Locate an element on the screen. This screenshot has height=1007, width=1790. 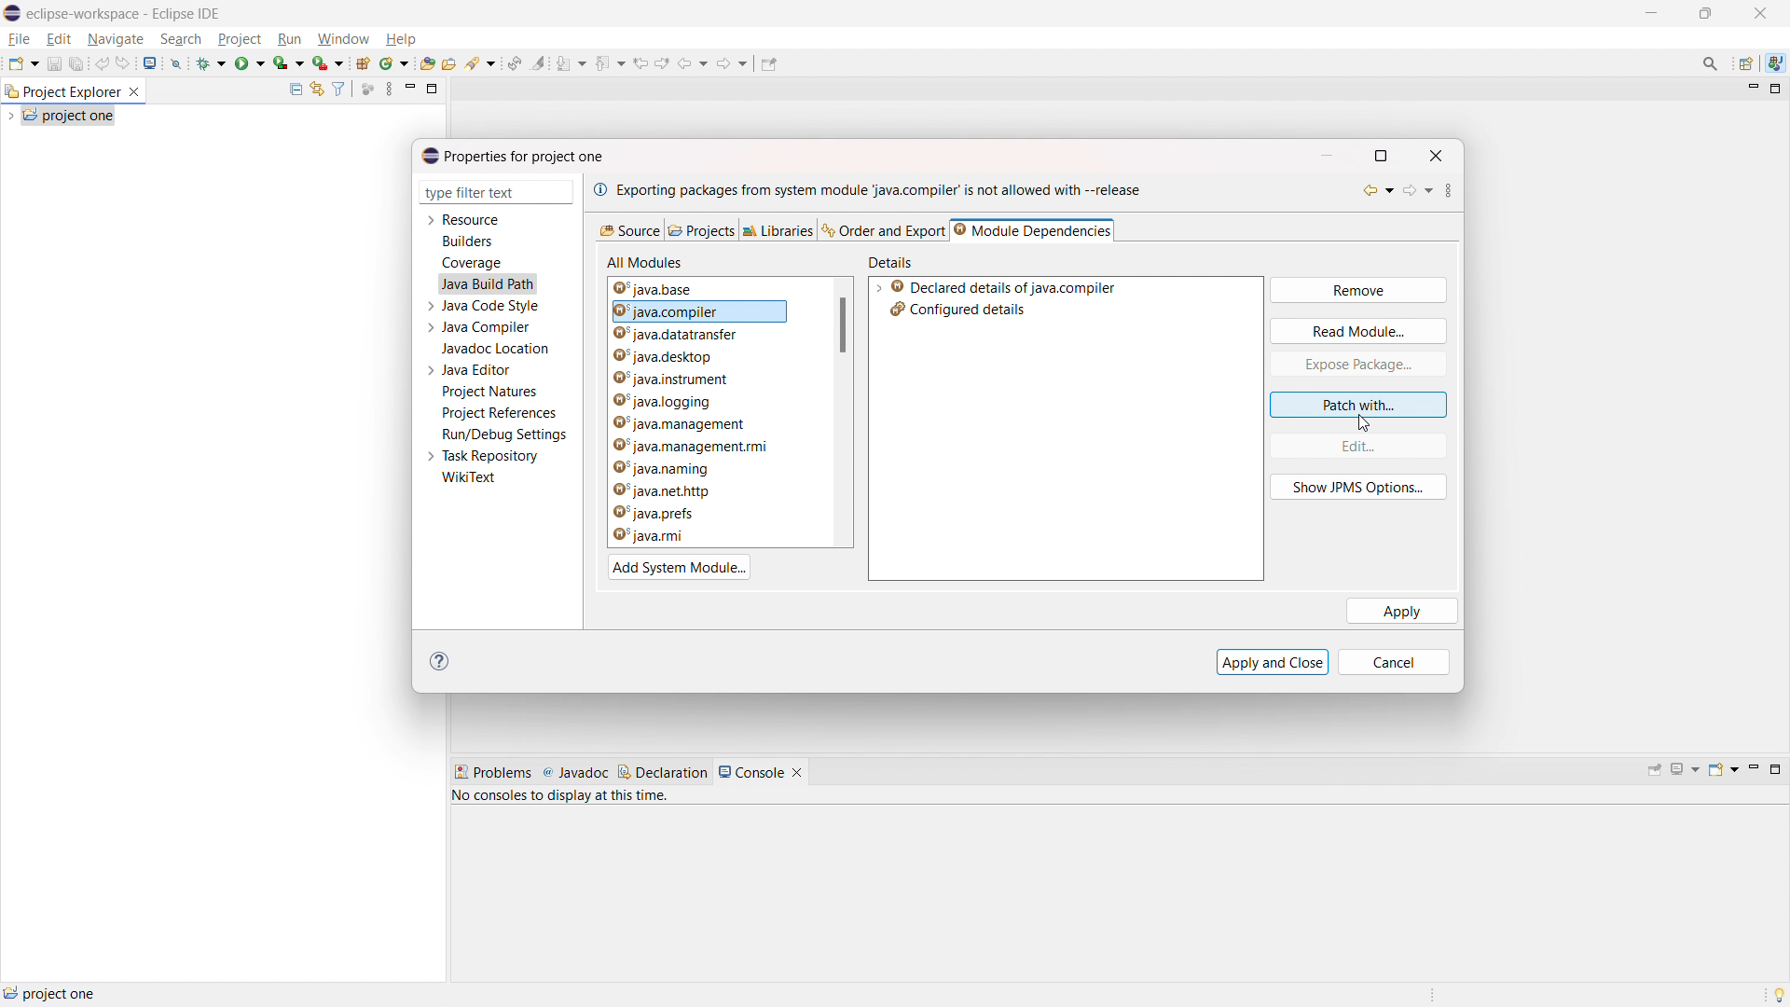
java compiler is located at coordinates (489, 327).